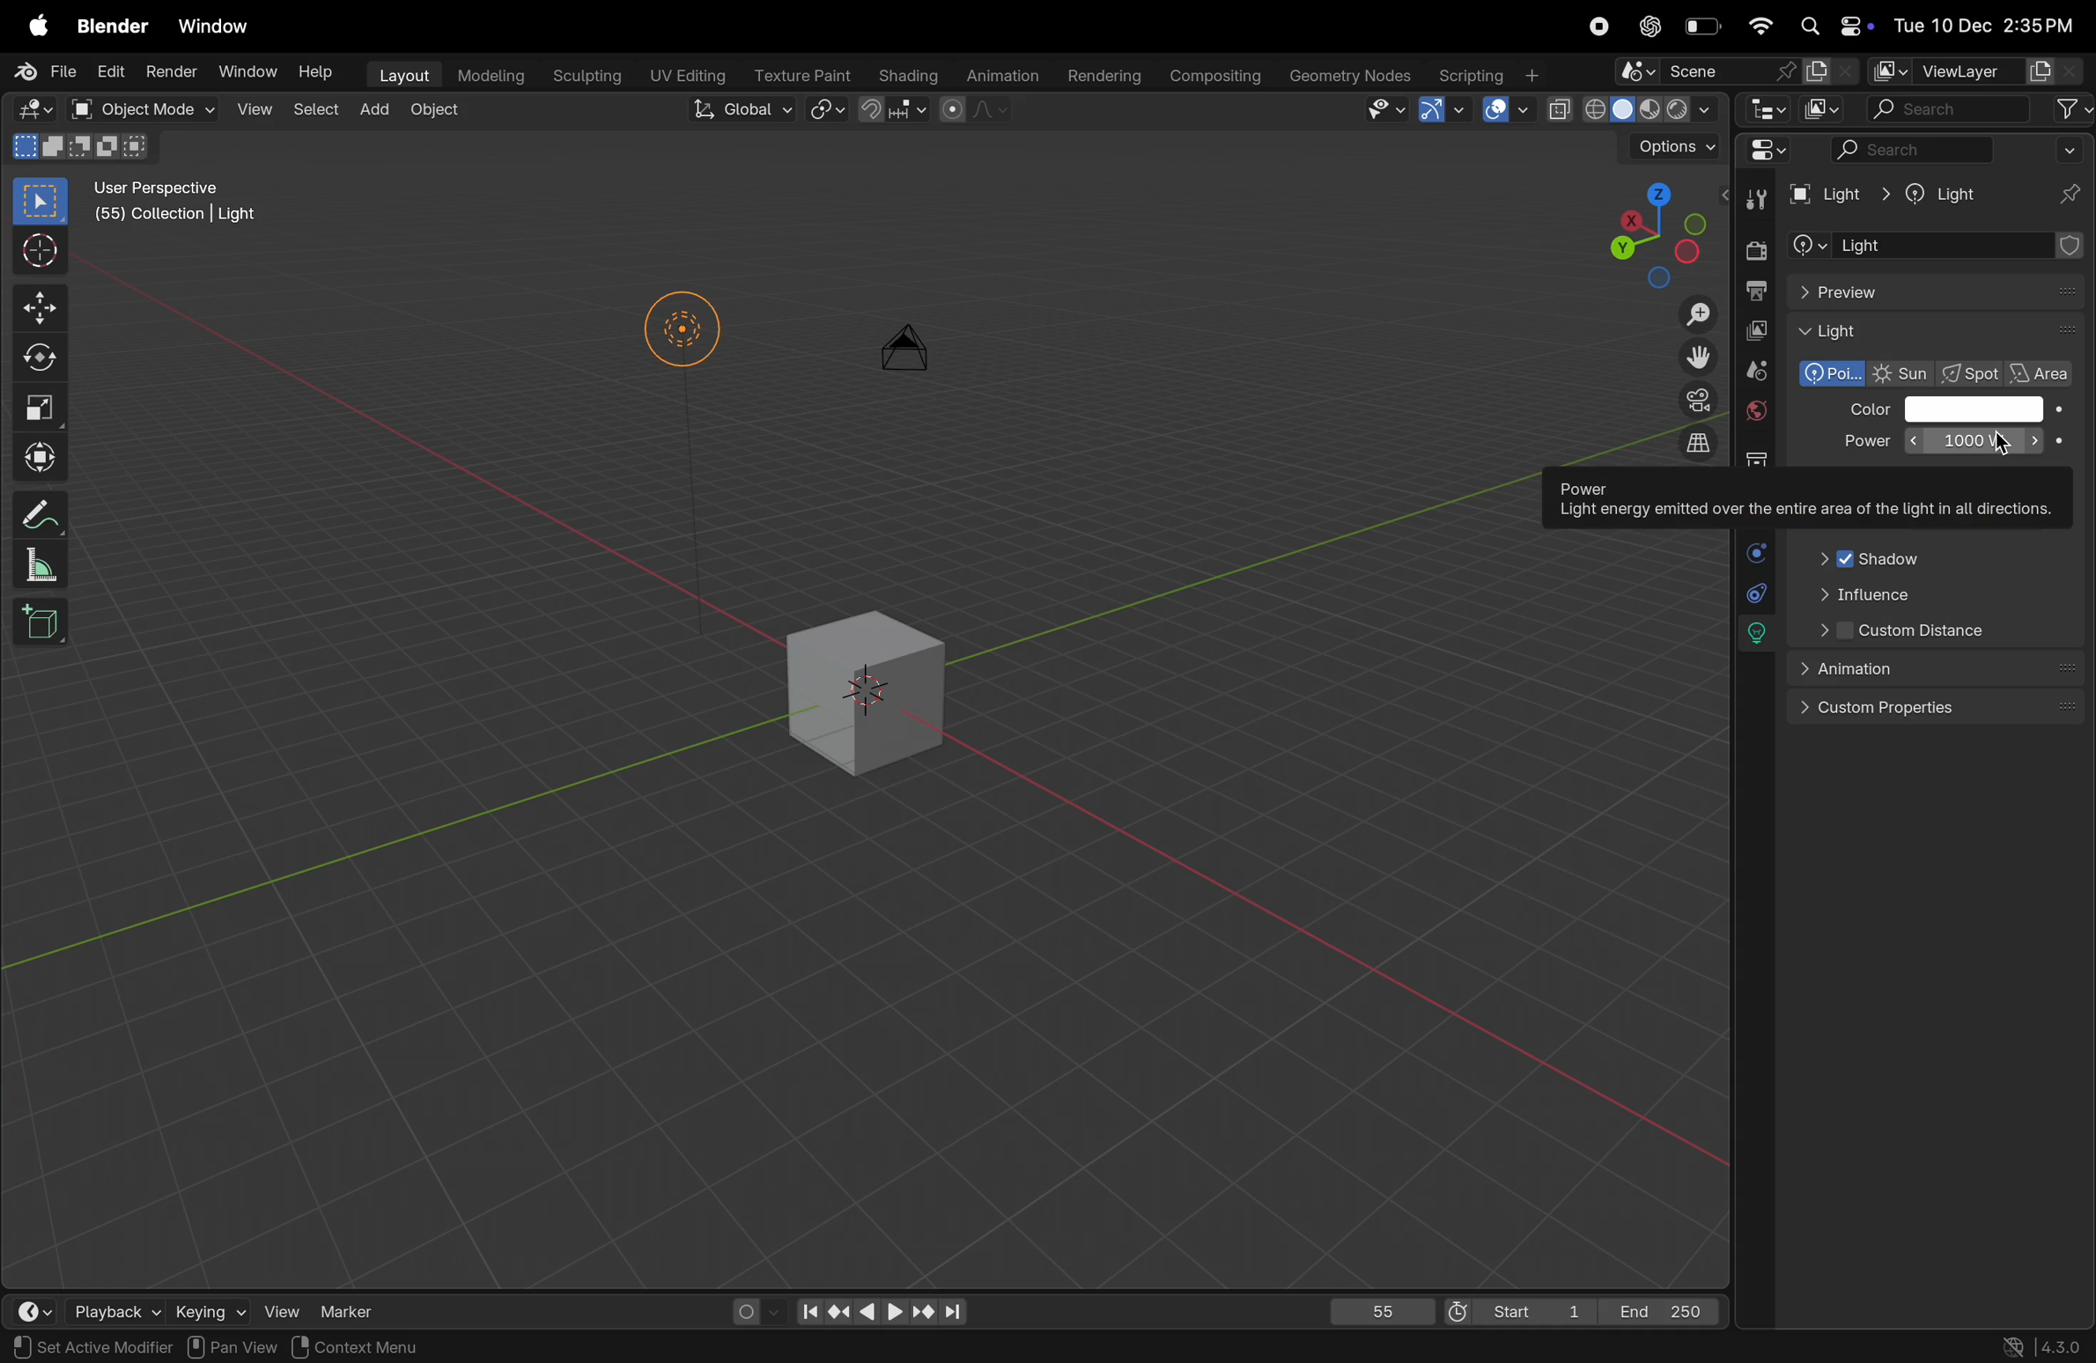  What do you see at coordinates (85, 149) in the screenshot?
I see `modes` at bounding box center [85, 149].